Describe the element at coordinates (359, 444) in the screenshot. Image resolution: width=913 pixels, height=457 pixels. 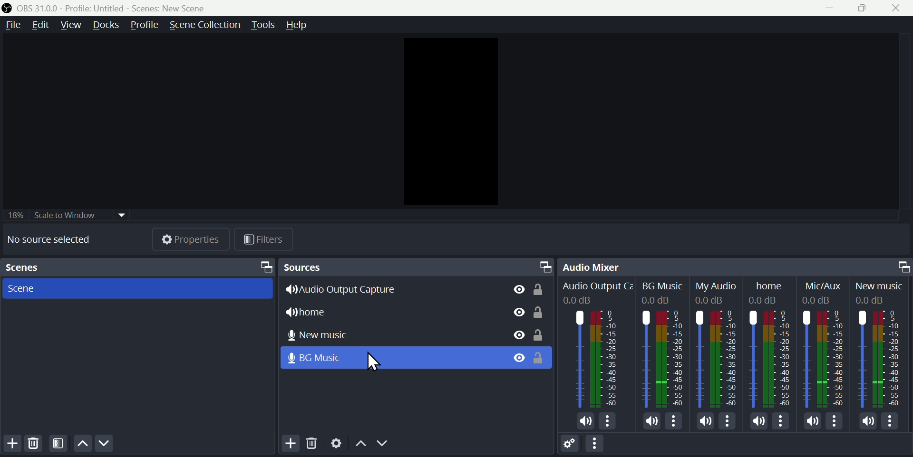
I see `Up` at that location.